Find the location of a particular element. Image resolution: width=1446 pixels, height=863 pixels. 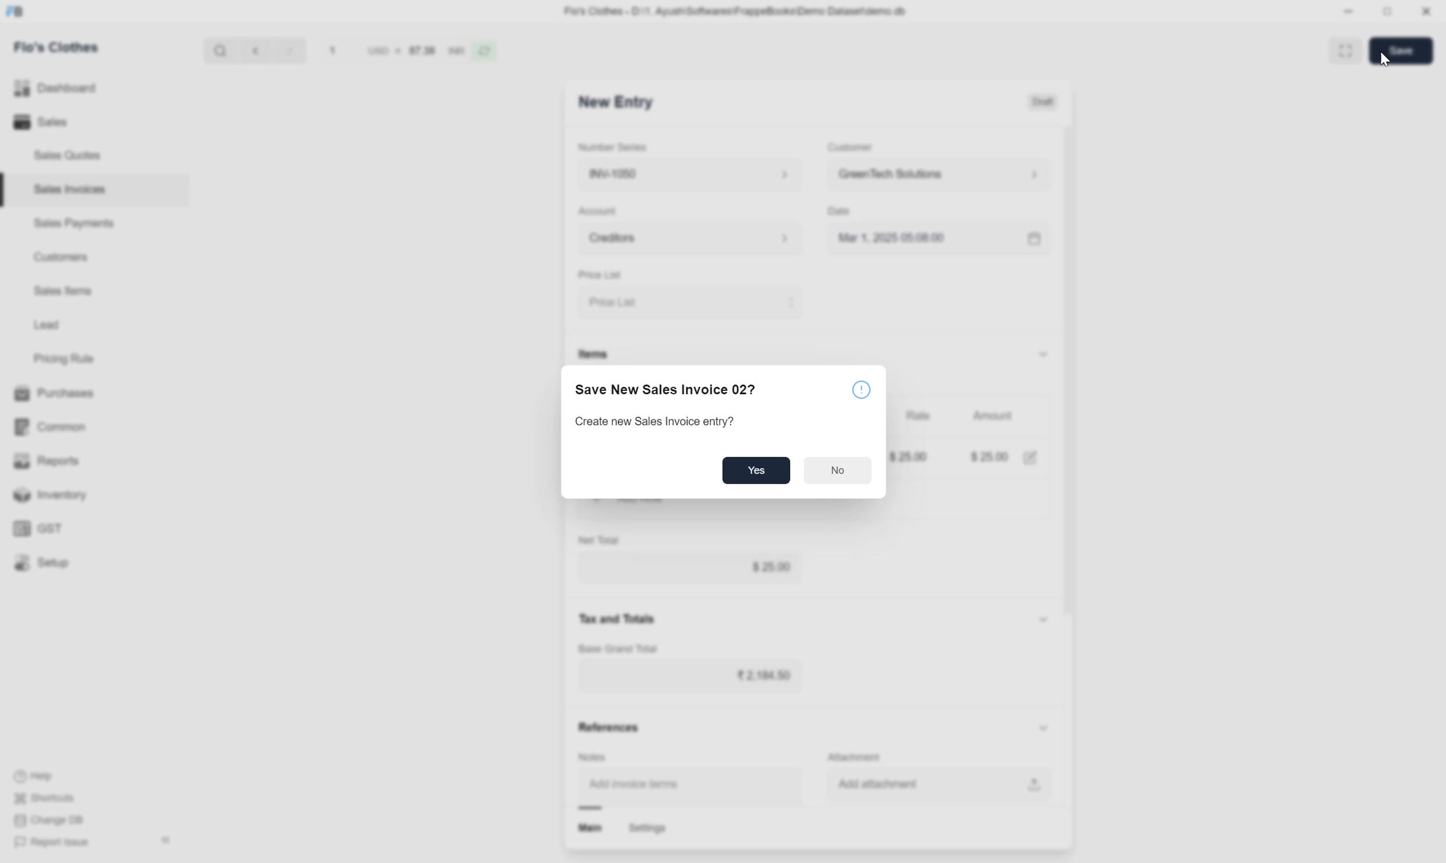

Customers is located at coordinates (59, 259).